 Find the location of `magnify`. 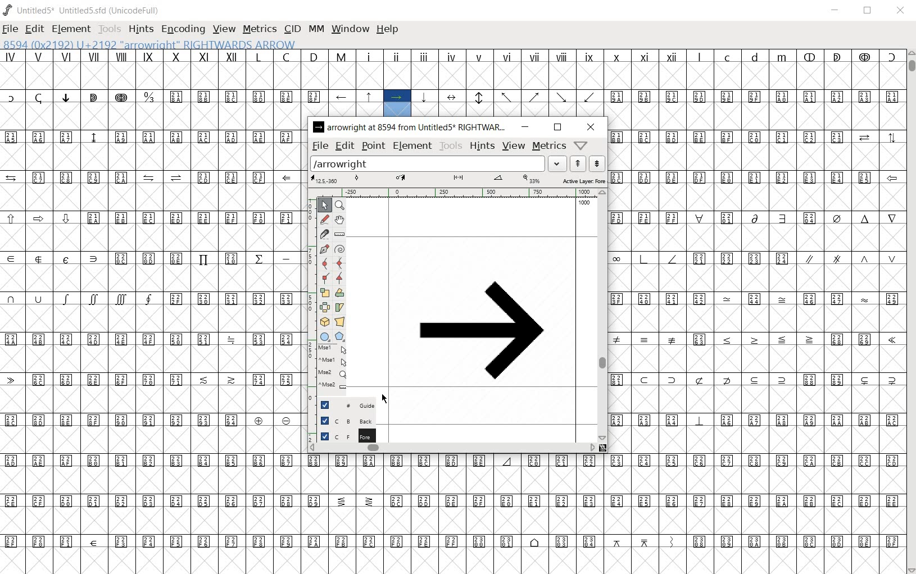

magnify is located at coordinates (342, 206).